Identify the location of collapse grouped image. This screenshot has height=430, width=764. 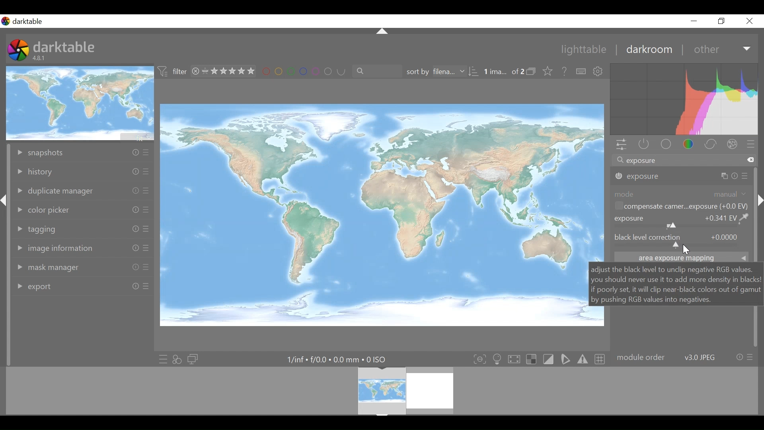
(532, 71).